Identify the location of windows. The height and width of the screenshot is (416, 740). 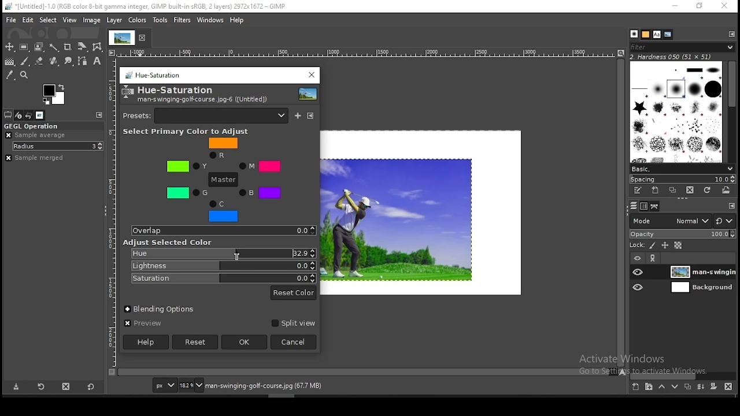
(210, 20).